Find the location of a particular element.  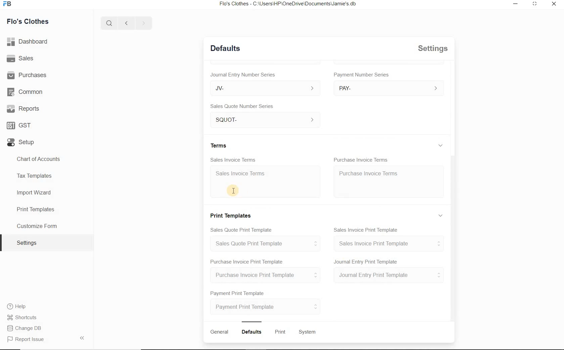

Print Templates is located at coordinates (230, 215).